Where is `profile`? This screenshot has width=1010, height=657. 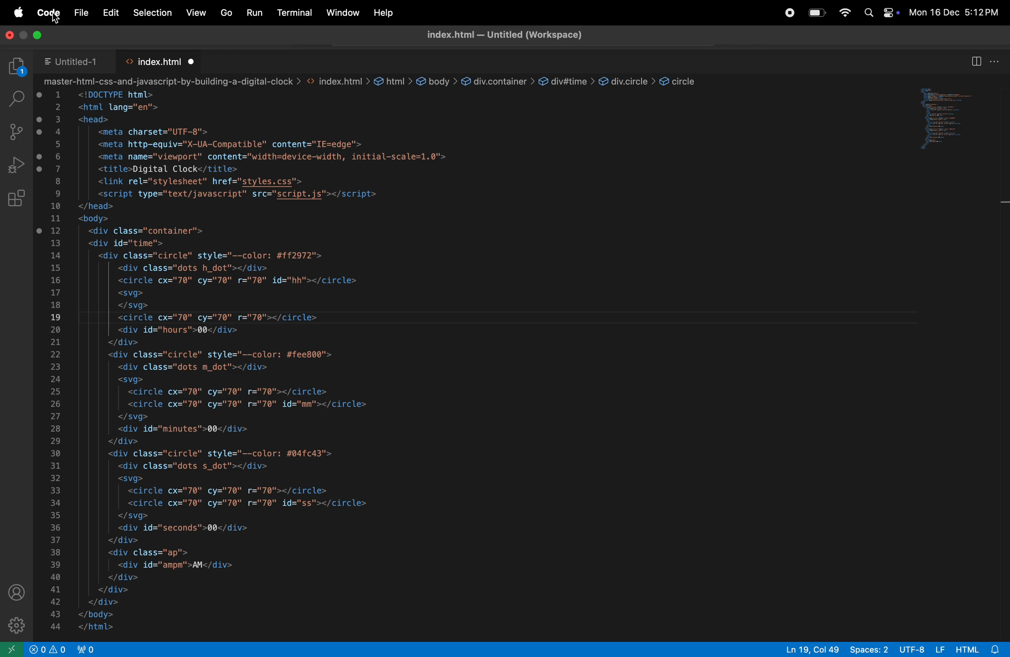
profile is located at coordinates (17, 593).